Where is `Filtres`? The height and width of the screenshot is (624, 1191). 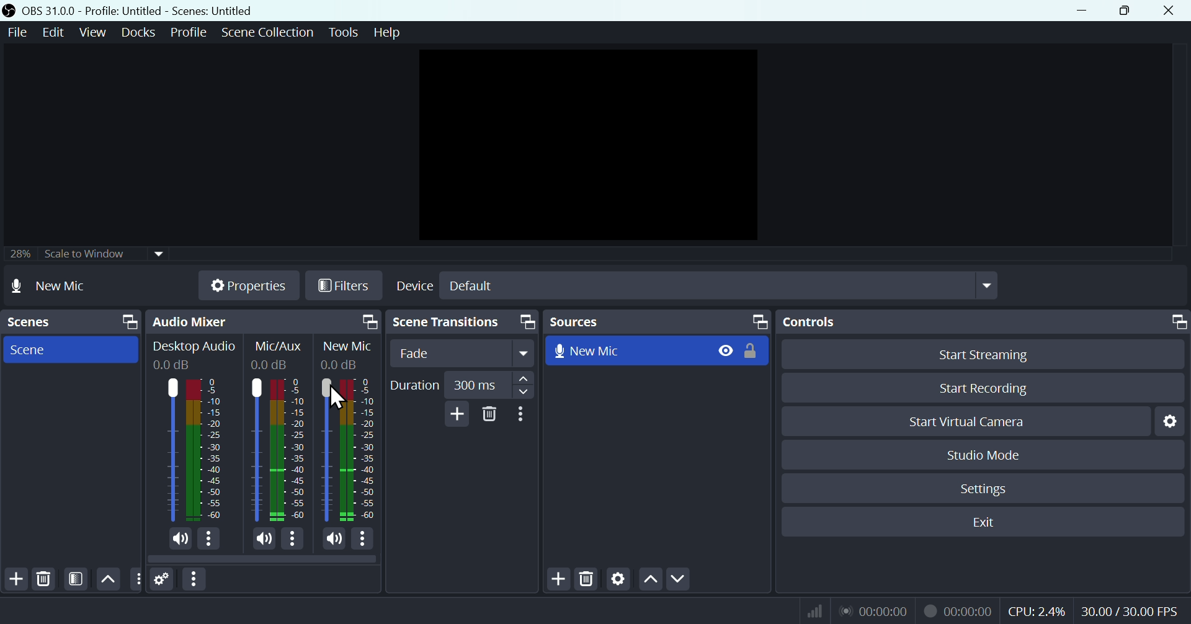
Filtres is located at coordinates (344, 288).